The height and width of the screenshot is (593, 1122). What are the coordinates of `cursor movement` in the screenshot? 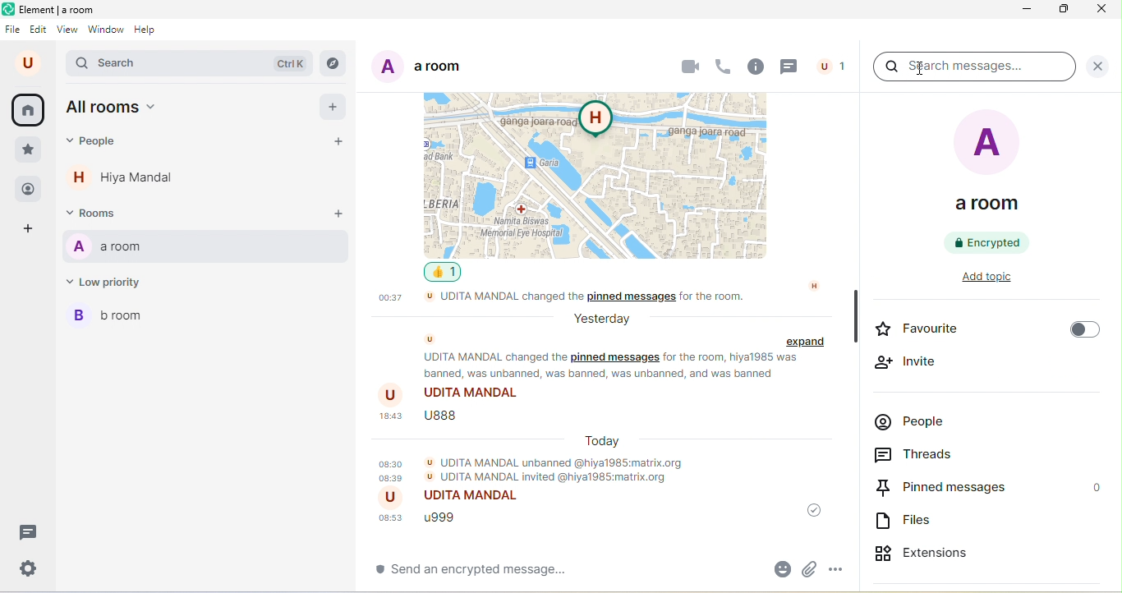 It's located at (916, 69).